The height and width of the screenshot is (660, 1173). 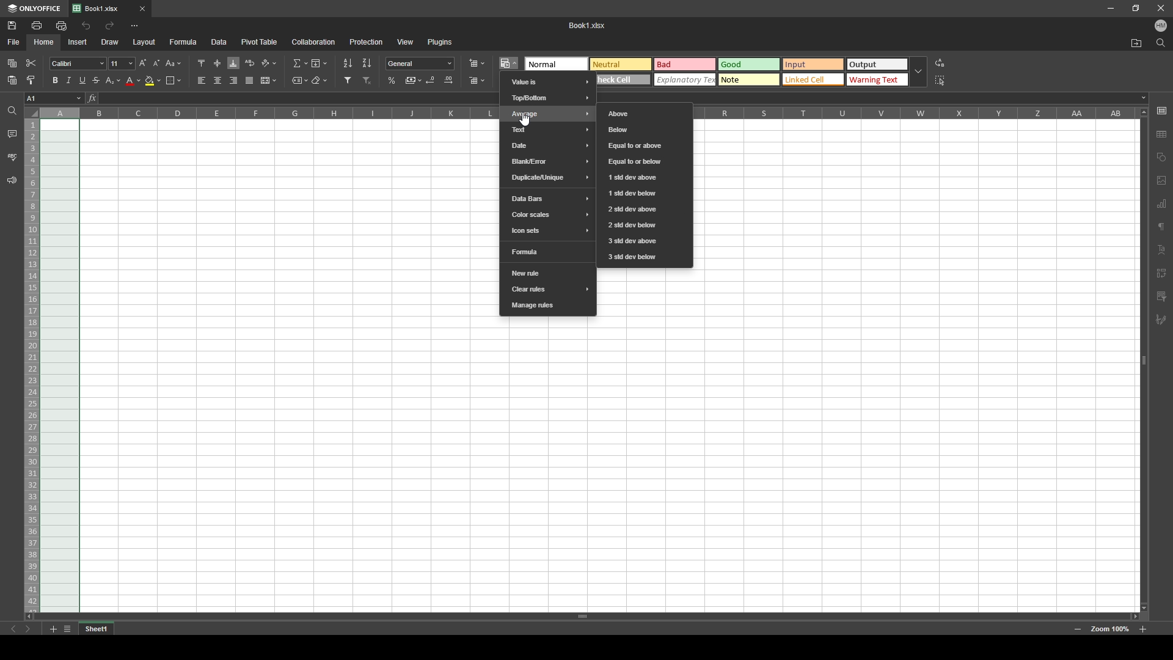 I want to click on above, so click(x=646, y=112).